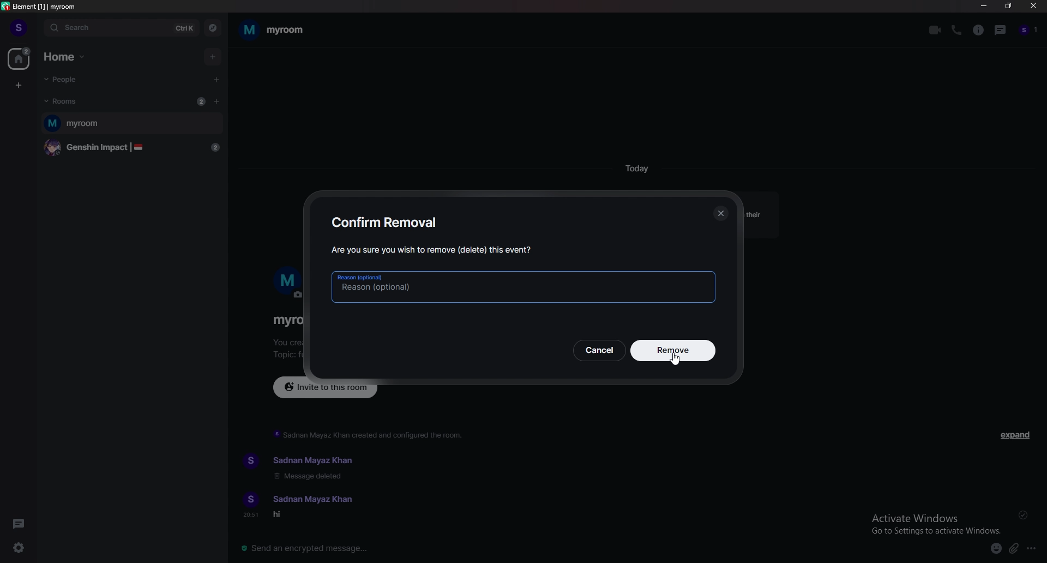 The image size is (1047, 563). Describe the element at coordinates (525, 286) in the screenshot. I see `reason (optional): reason (optional)` at that location.